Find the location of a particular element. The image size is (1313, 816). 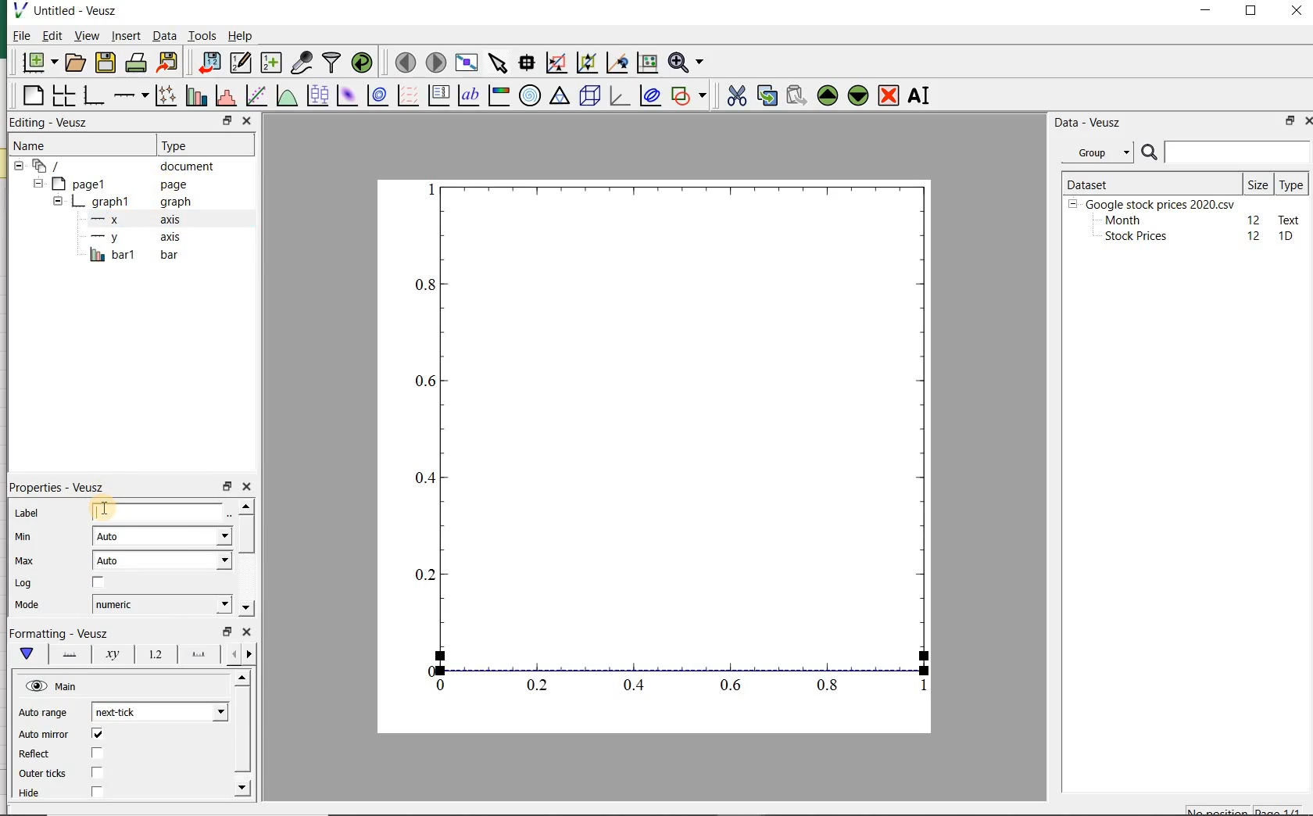

graph is located at coordinates (669, 439).